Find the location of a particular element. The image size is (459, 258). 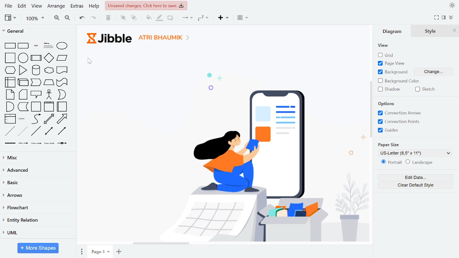

style is located at coordinates (432, 31).